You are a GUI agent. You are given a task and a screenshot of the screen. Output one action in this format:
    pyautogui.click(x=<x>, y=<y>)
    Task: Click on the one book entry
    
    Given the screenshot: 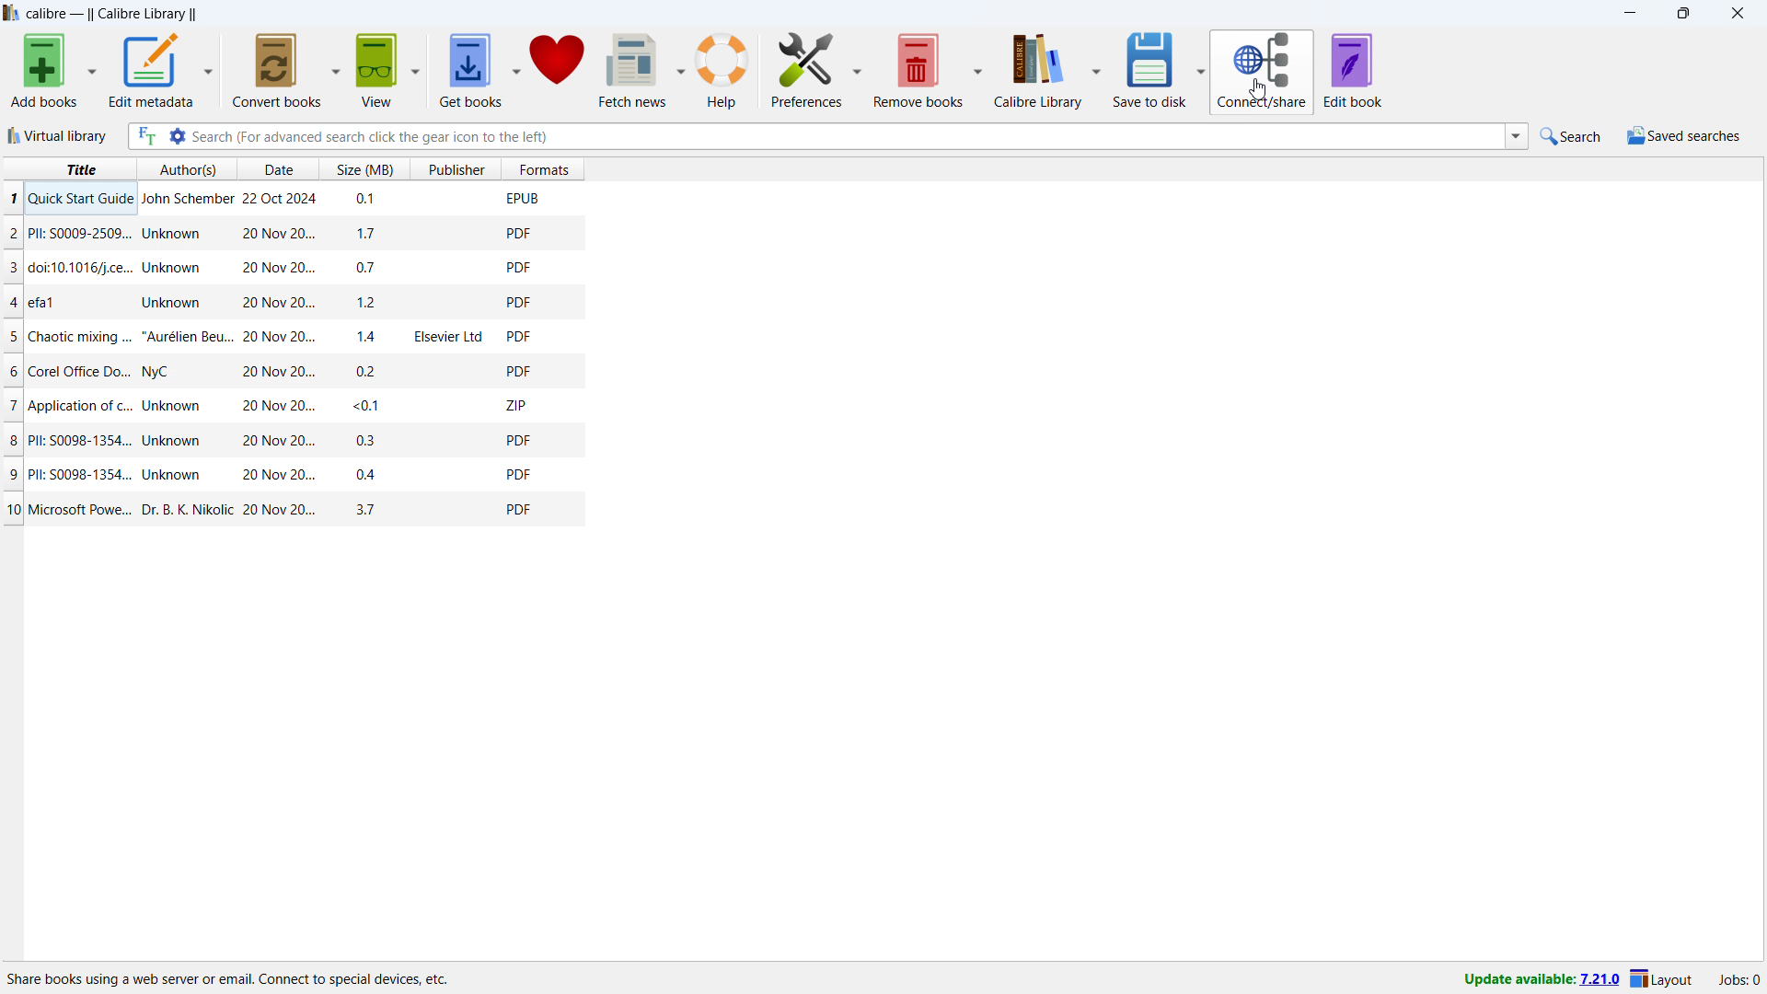 What is the action you would take?
    pyautogui.click(x=288, y=443)
    